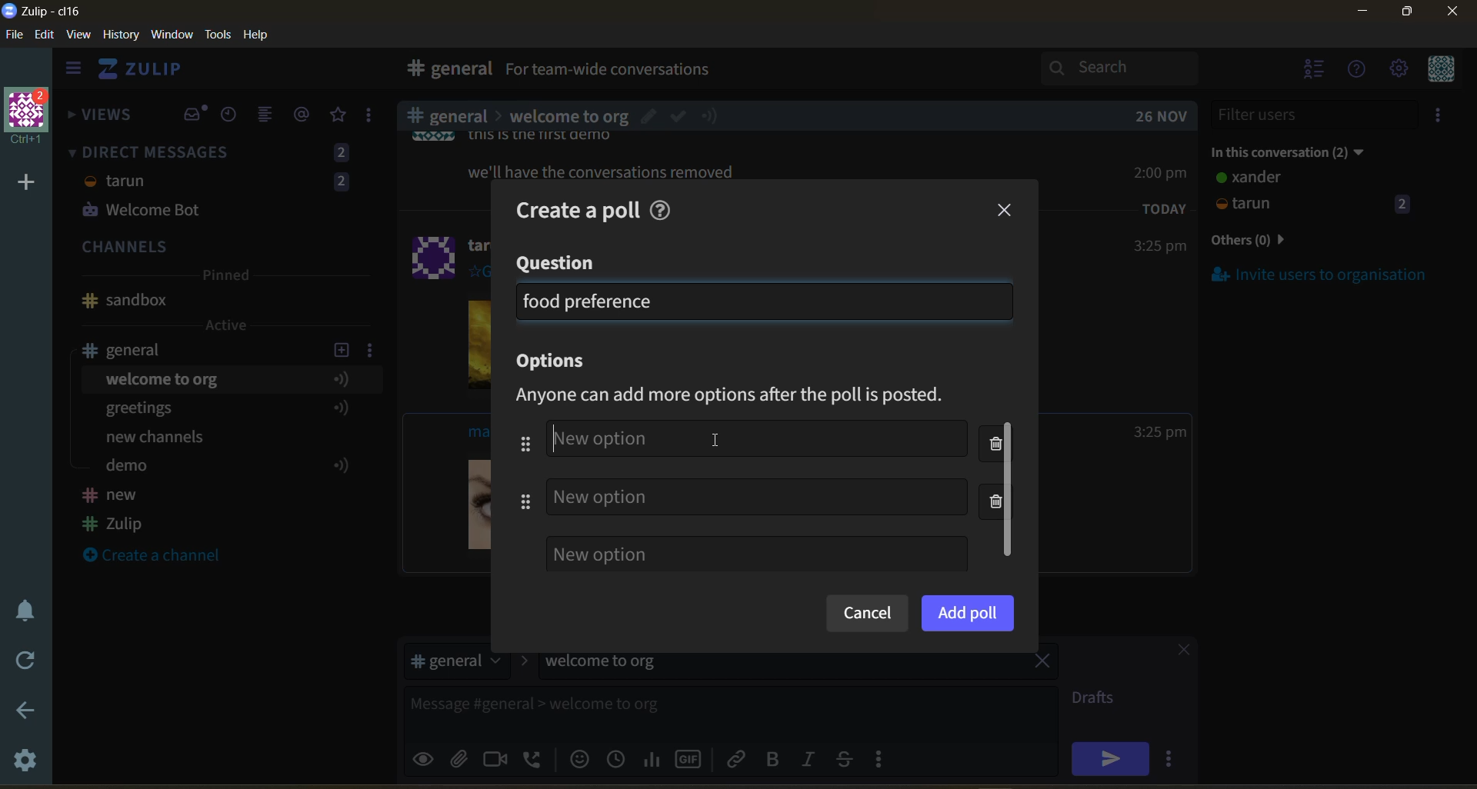 This screenshot has height=789, width=1477. What do you see at coordinates (464, 757) in the screenshot?
I see `upload files` at bounding box center [464, 757].